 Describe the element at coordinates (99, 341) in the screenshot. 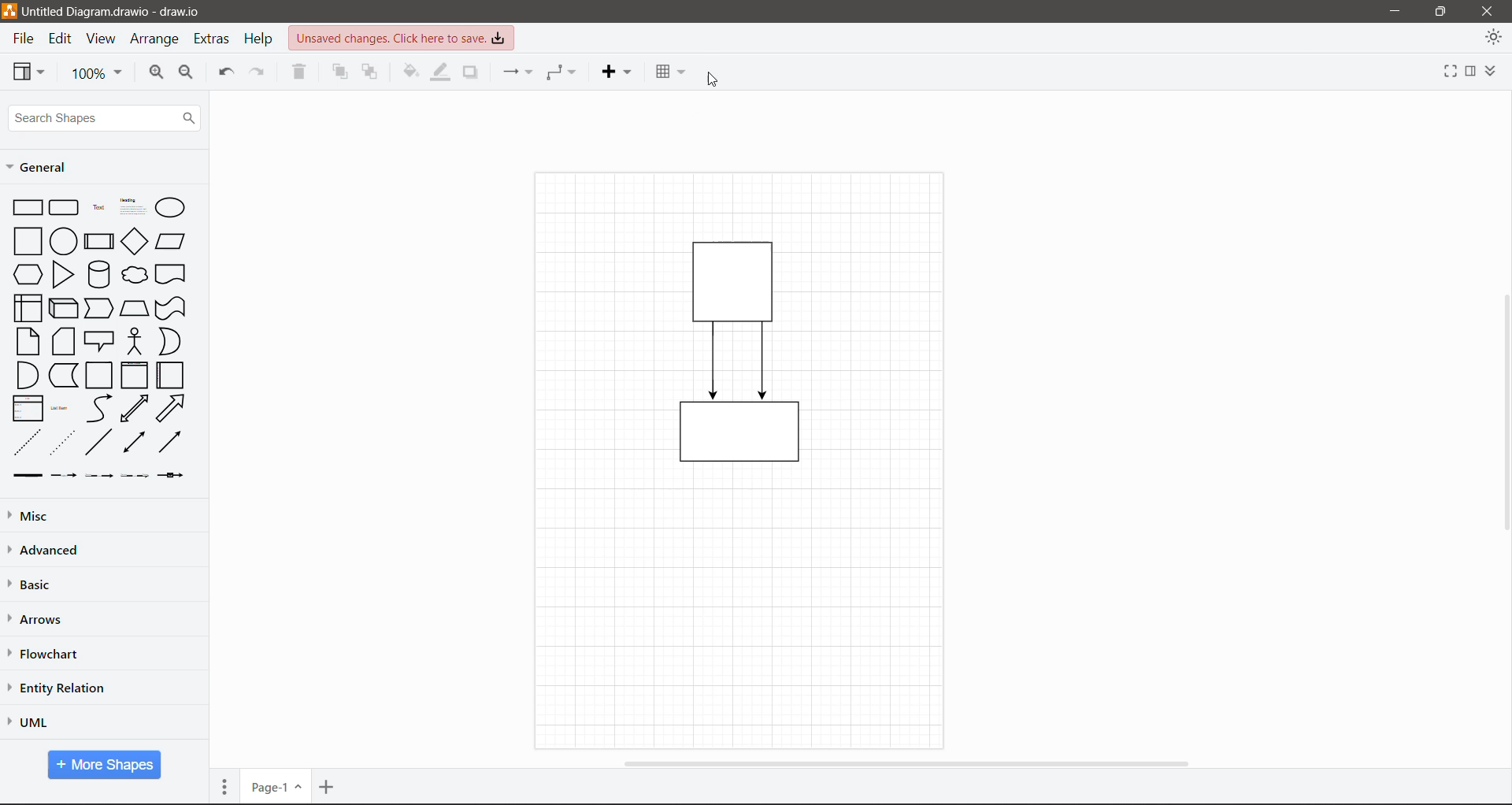

I see `Callout` at that location.